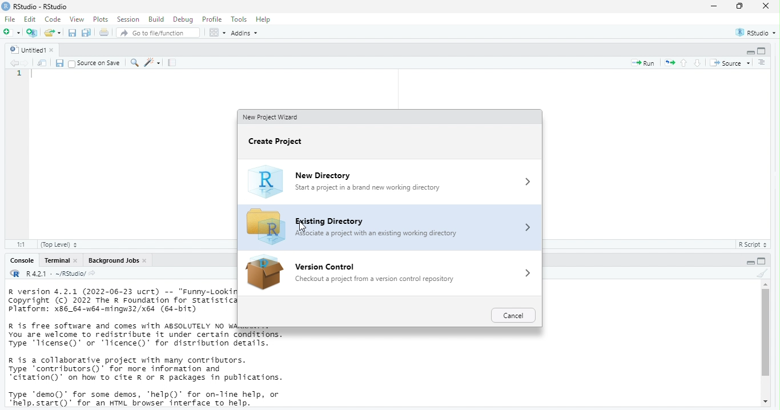  I want to click on workspace panes, so click(216, 32).